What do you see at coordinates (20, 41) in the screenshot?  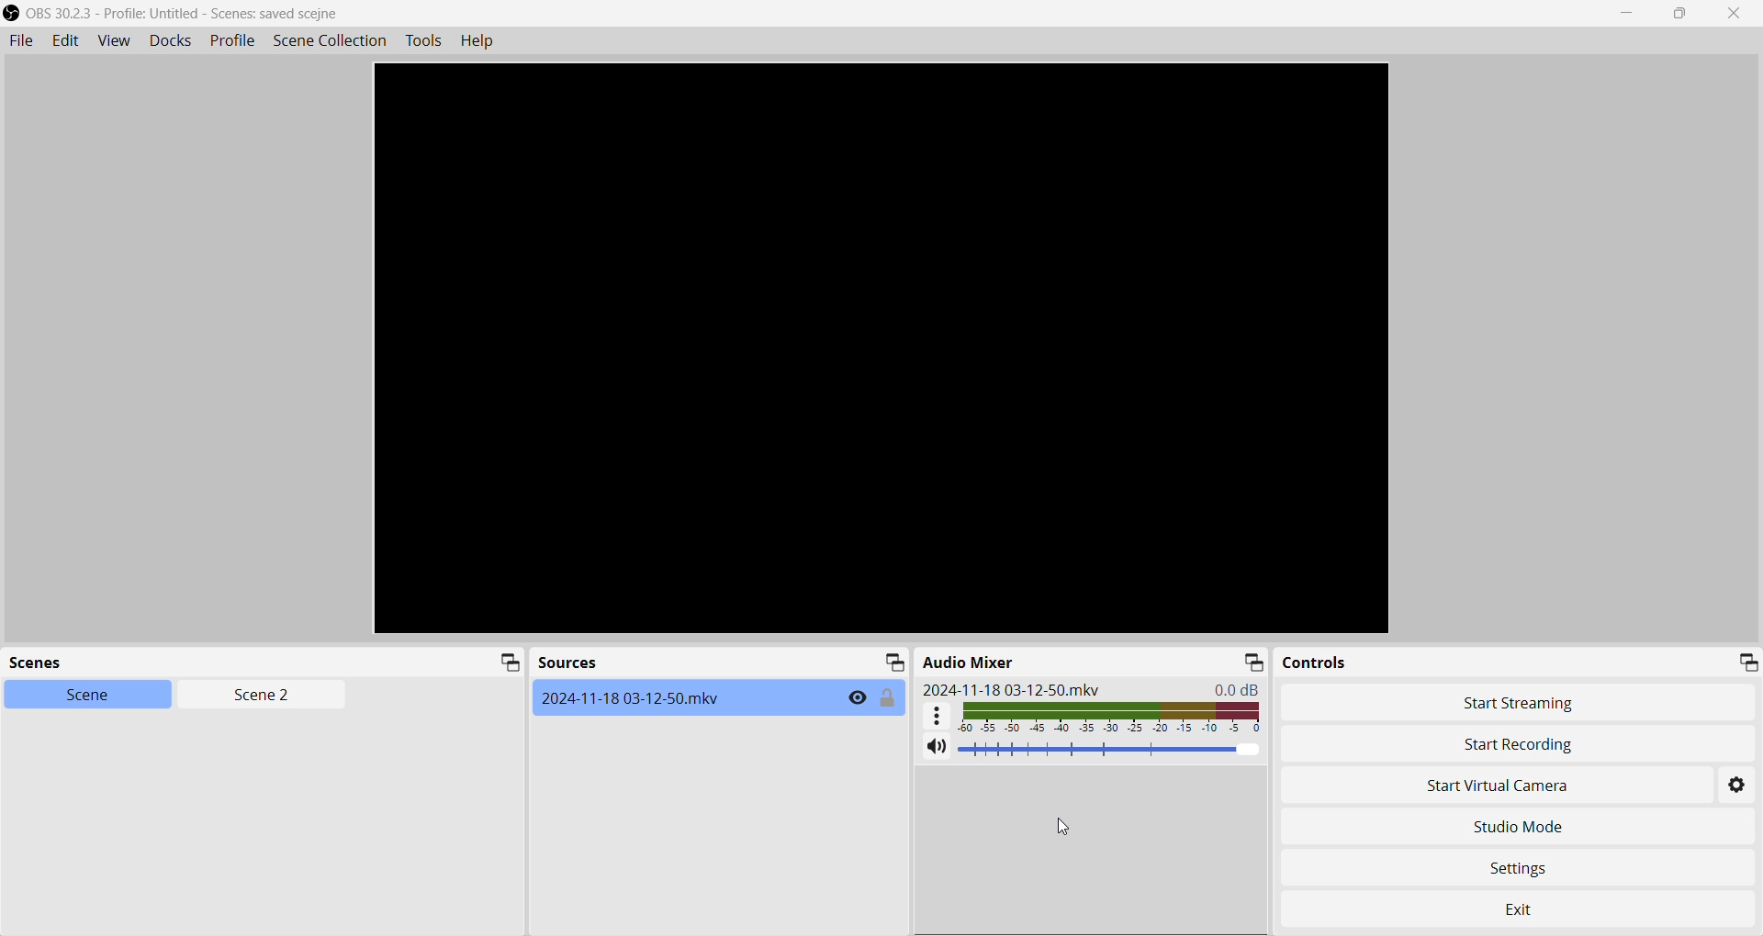 I see `File` at bounding box center [20, 41].